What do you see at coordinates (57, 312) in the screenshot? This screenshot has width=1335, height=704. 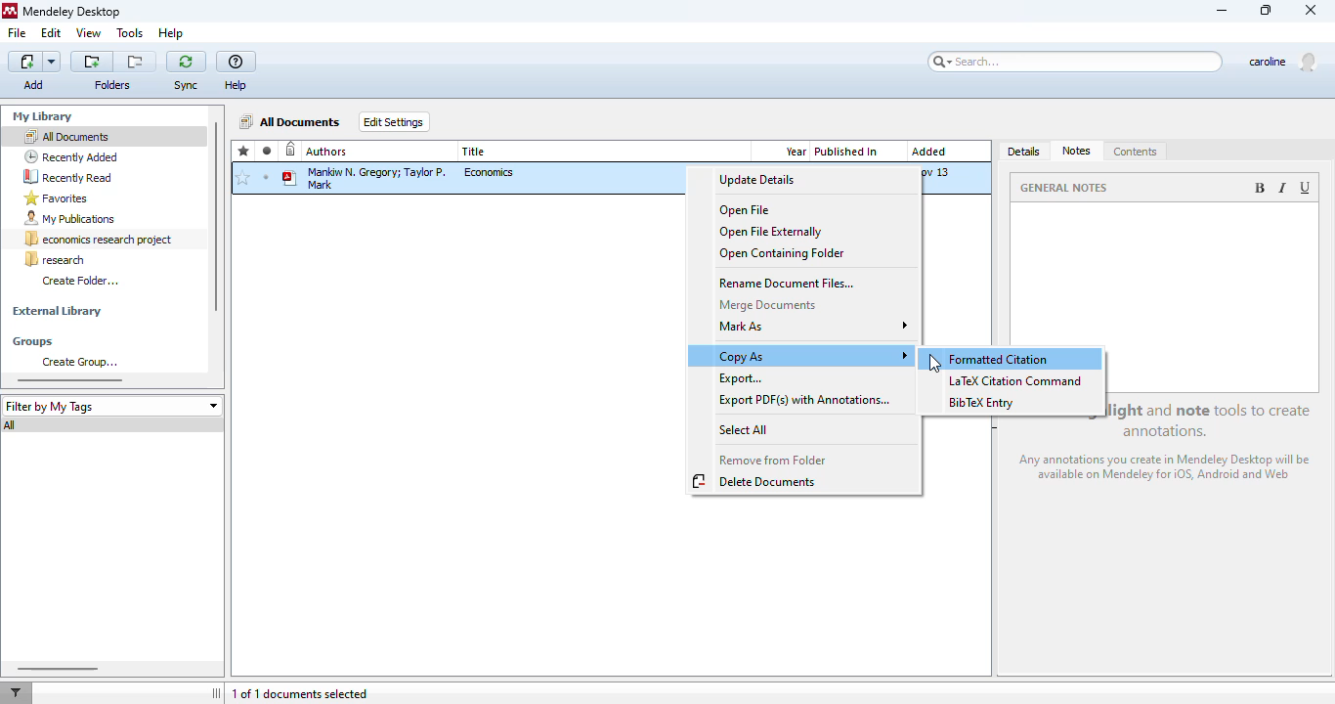 I see `external library` at bounding box center [57, 312].